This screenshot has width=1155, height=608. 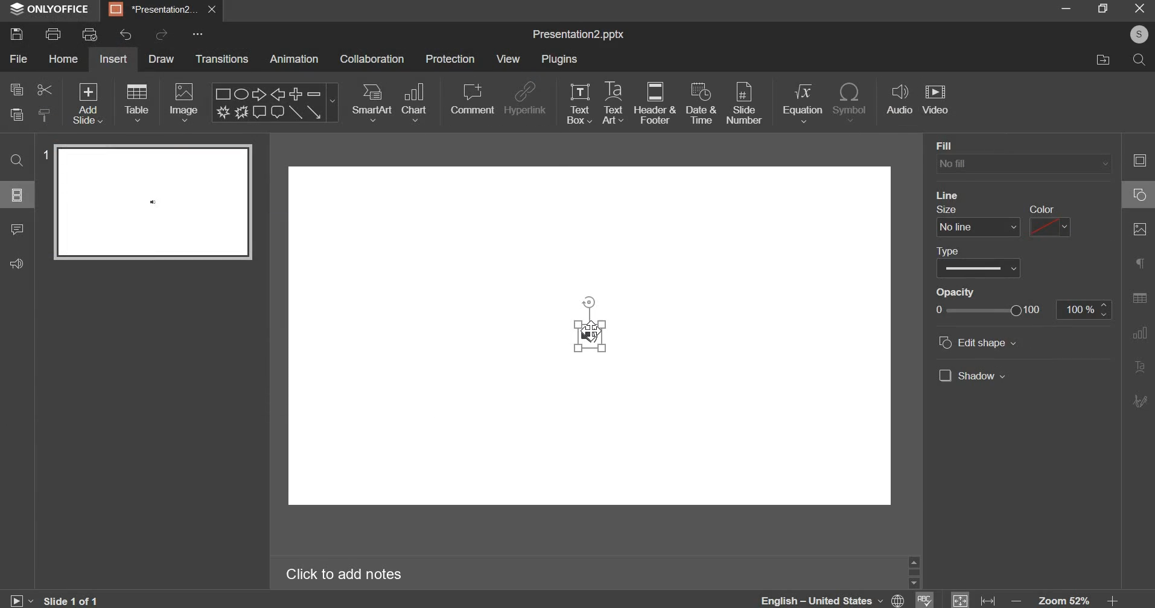 What do you see at coordinates (212, 10) in the screenshot?
I see `close` at bounding box center [212, 10].